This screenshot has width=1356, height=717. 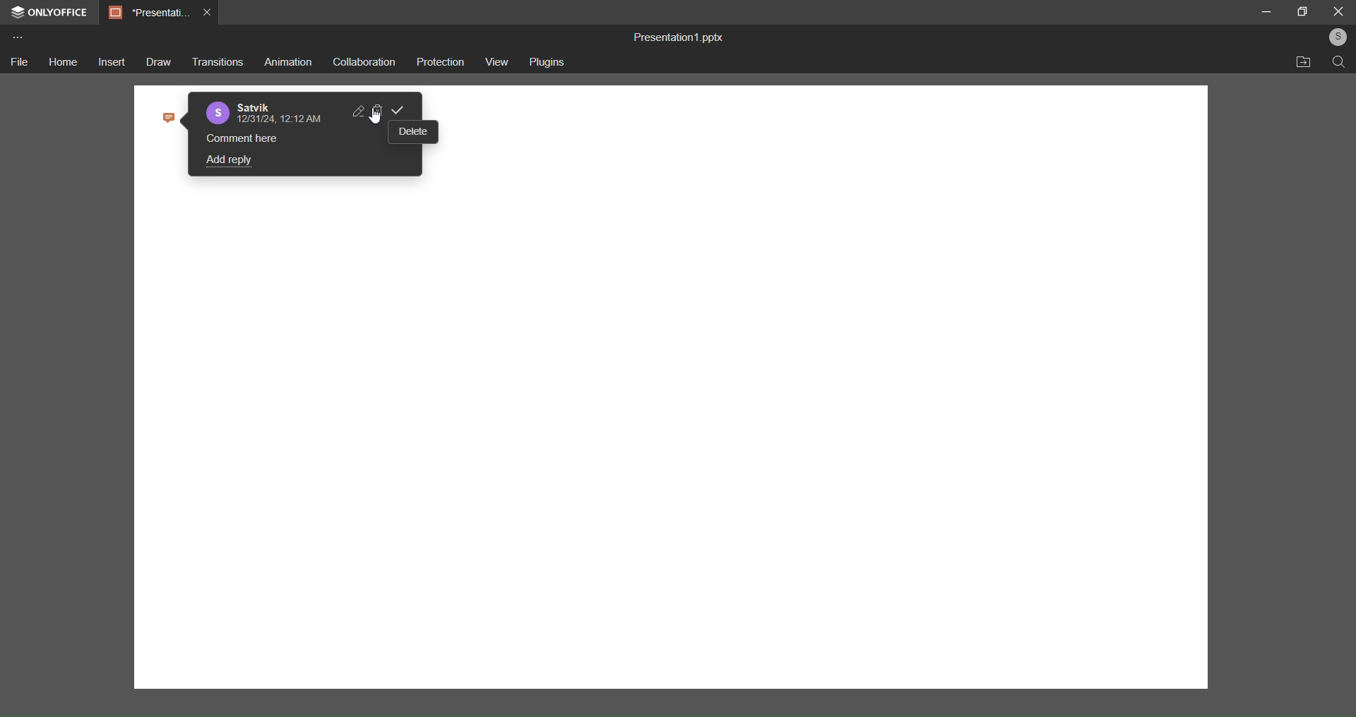 I want to click on protection, so click(x=441, y=64).